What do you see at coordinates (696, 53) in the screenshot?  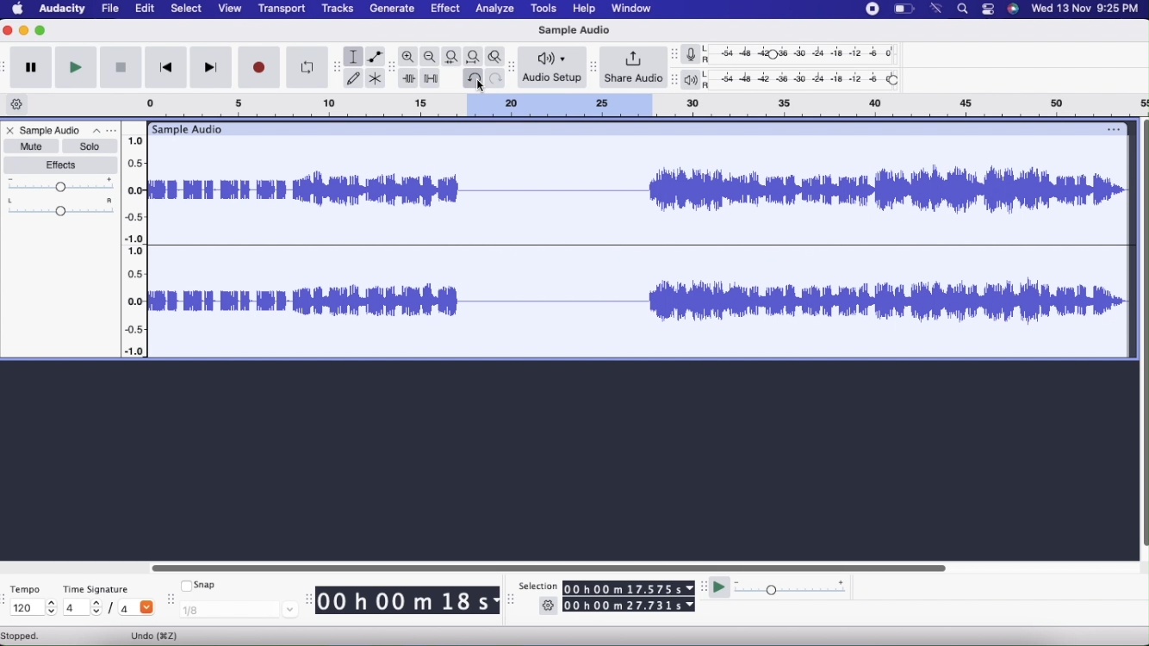 I see `Record meter` at bounding box center [696, 53].